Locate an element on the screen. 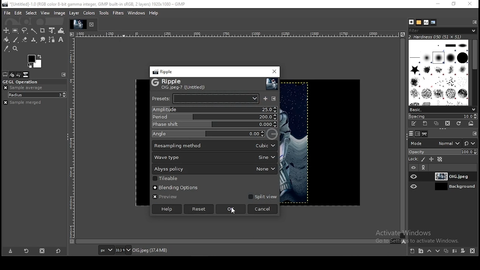 This screenshot has height=270, width=480. pick a presets is located at coordinates (205, 98).